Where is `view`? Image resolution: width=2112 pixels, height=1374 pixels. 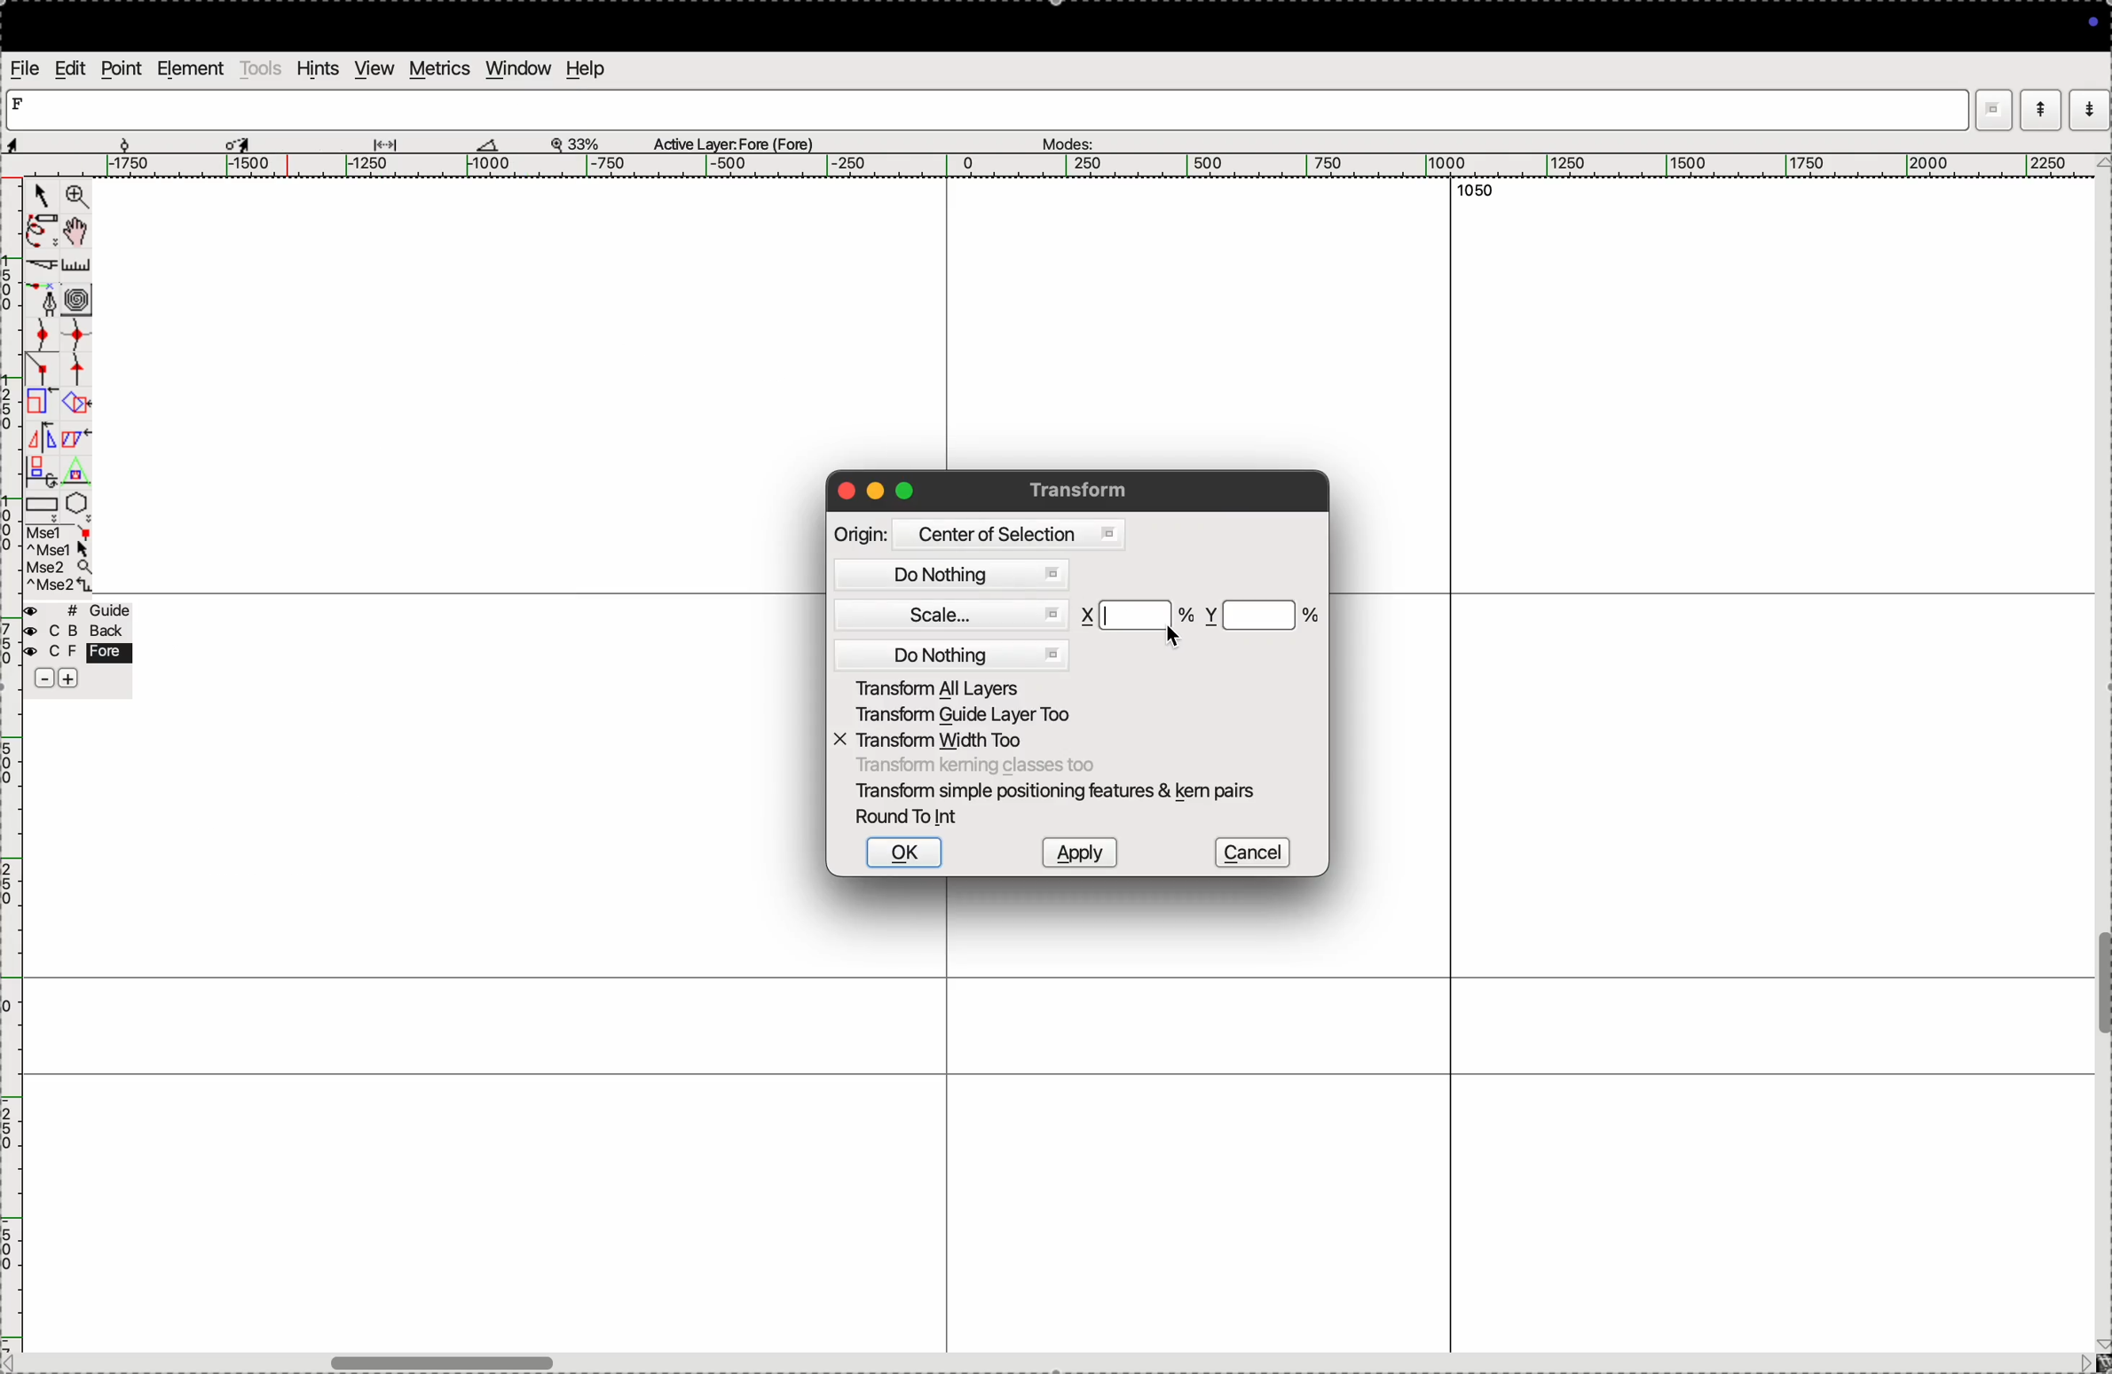 view is located at coordinates (373, 68).